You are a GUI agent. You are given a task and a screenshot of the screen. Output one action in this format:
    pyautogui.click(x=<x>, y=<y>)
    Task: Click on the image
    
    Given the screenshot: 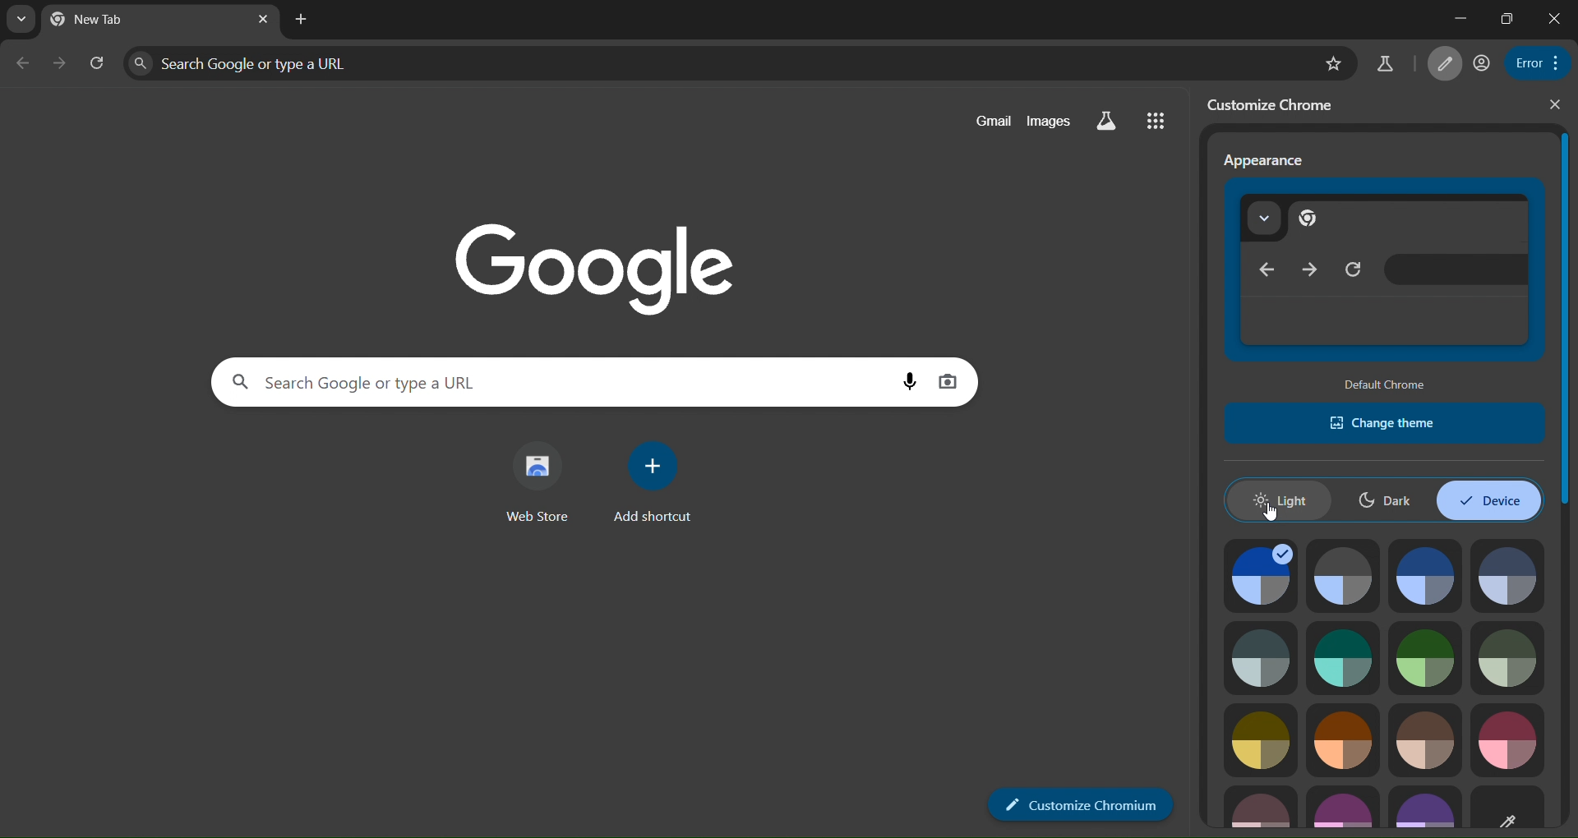 What is the action you would take?
    pyautogui.click(x=1259, y=739)
    